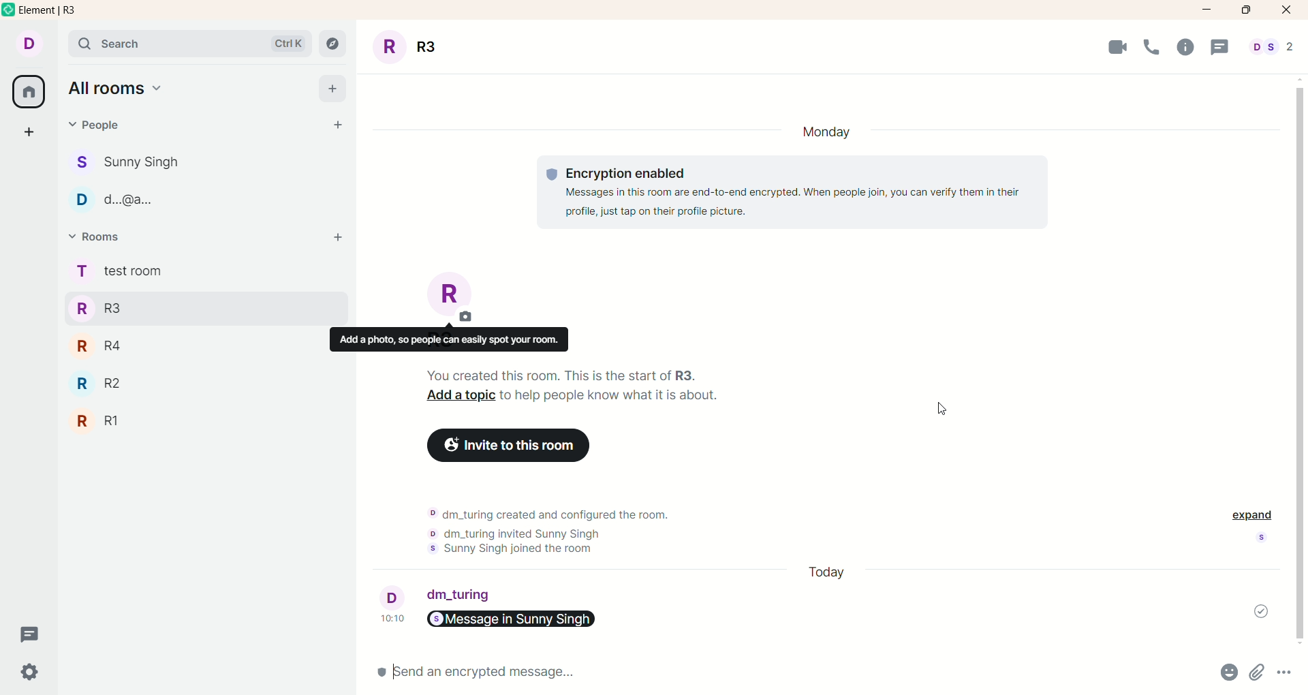  What do you see at coordinates (451, 339) in the screenshot?
I see `` at bounding box center [451, 339].